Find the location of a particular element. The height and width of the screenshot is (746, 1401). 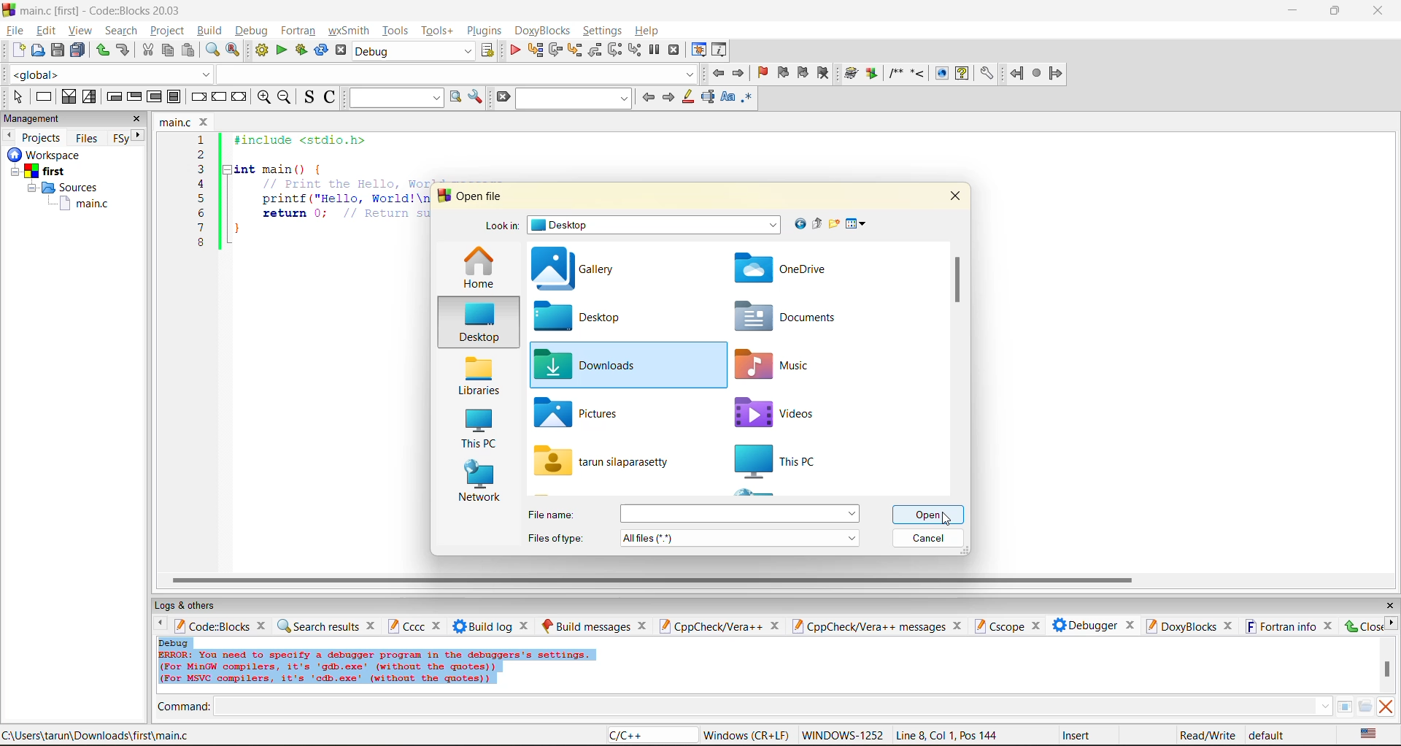

cscope is located at coordinates (998, 625).